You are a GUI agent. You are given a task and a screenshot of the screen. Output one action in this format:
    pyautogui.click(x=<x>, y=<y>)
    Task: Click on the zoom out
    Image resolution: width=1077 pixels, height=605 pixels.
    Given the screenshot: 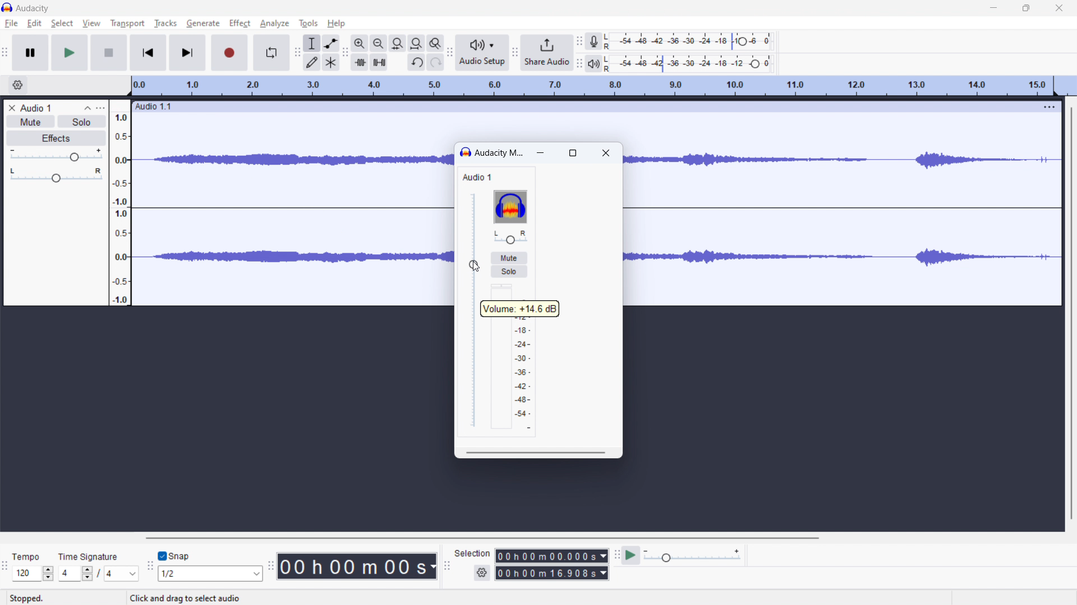 What is the action you would take?
    pyautogui.click(x=379, y=43)
    